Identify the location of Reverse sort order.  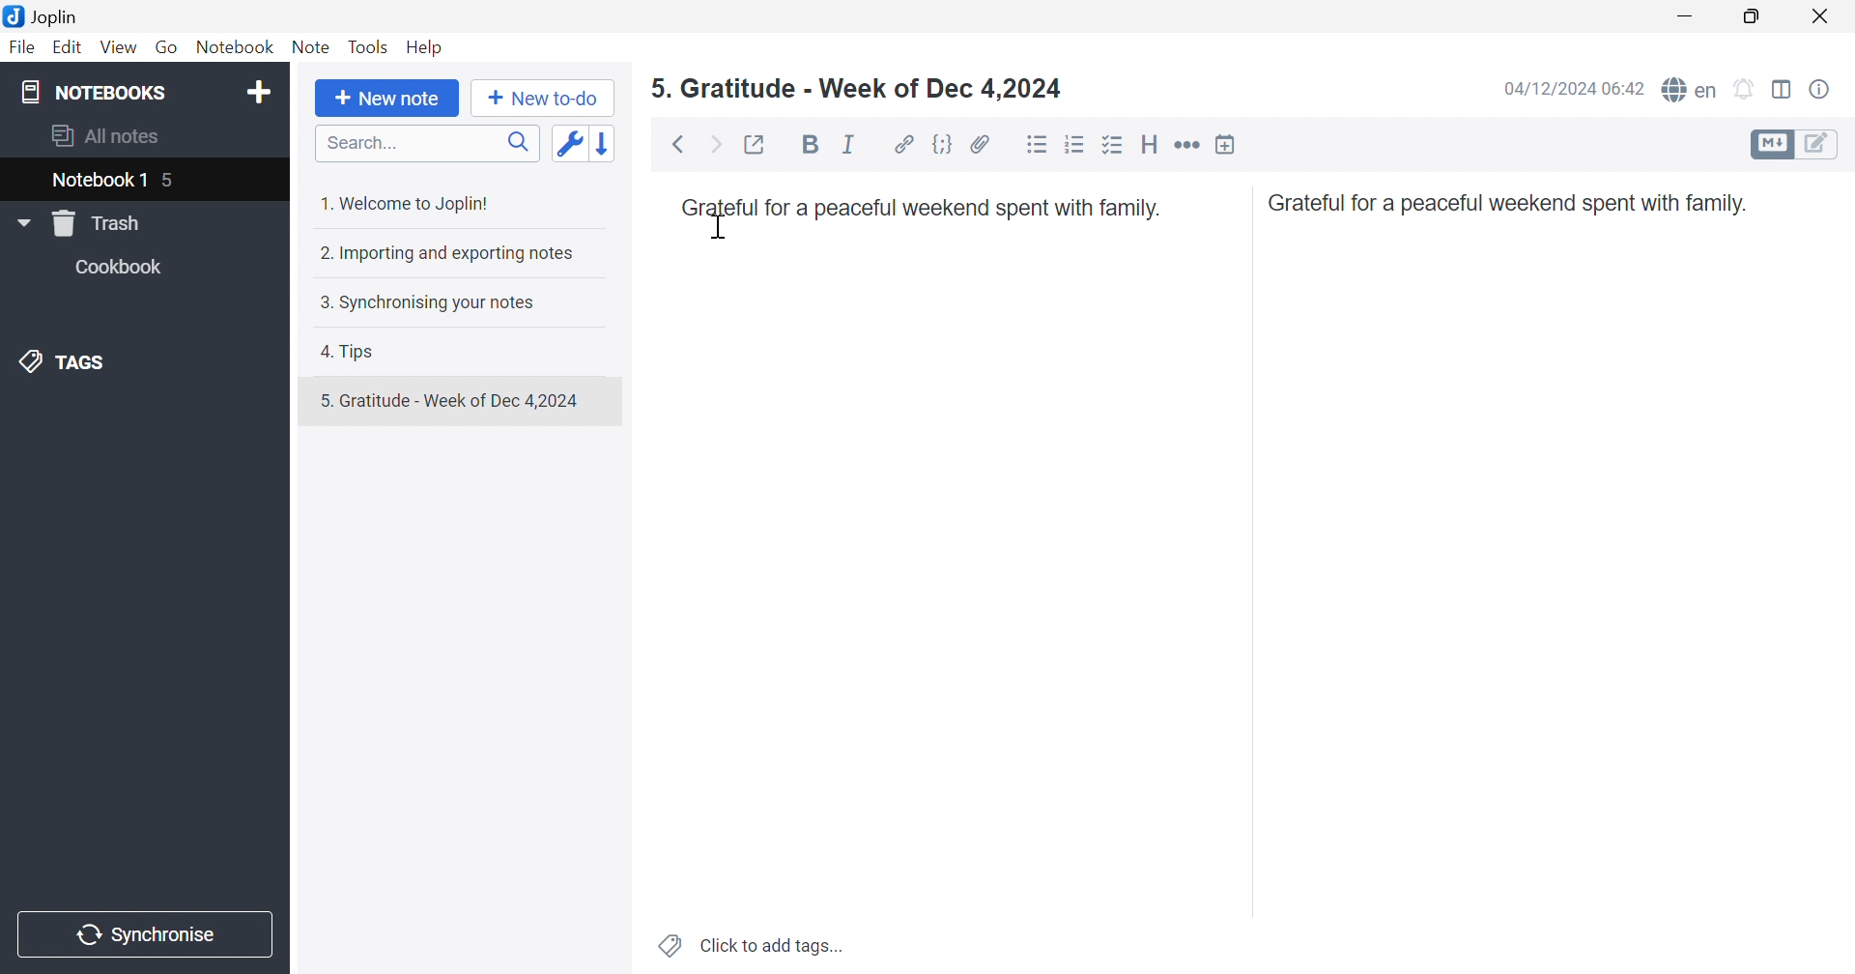
(608, 143).